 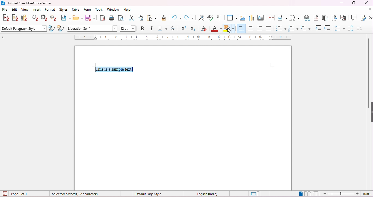 I want to click on form, so click(x=88, y=10).